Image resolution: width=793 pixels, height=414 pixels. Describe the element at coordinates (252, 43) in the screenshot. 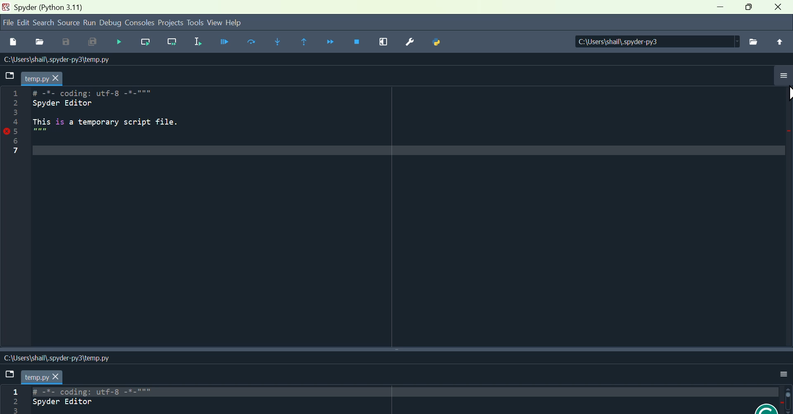

I see `Run current cell` at that location.